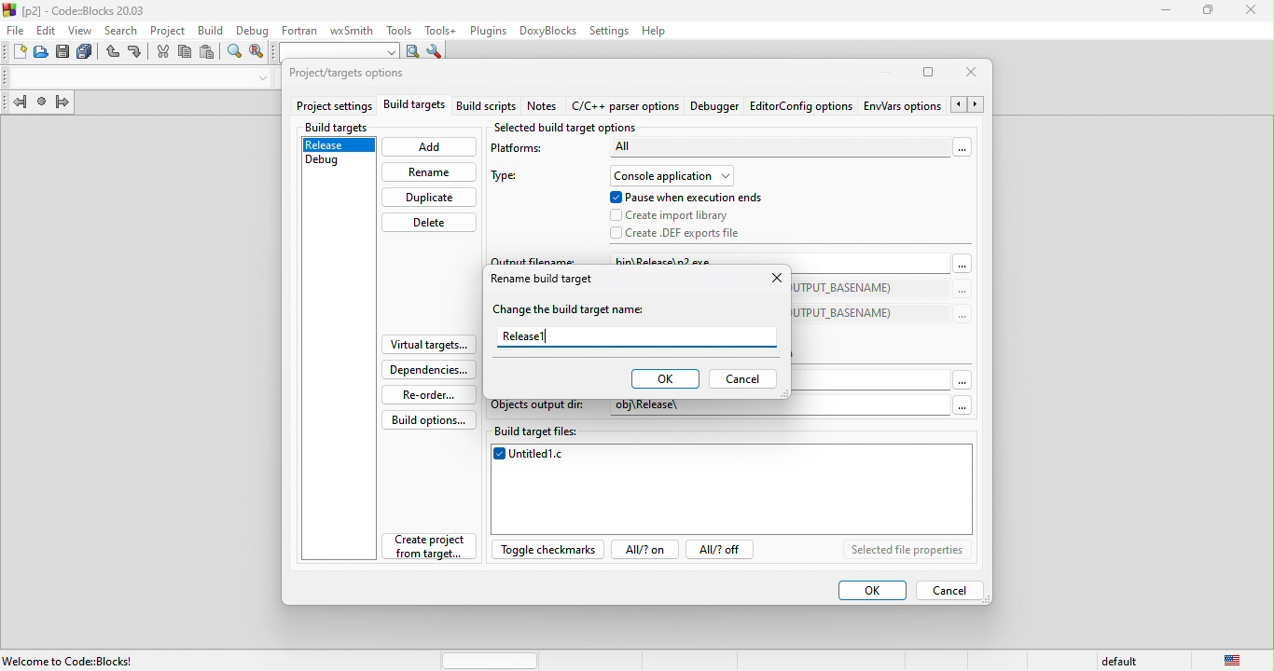  I want to click on close, so click(976, 74).